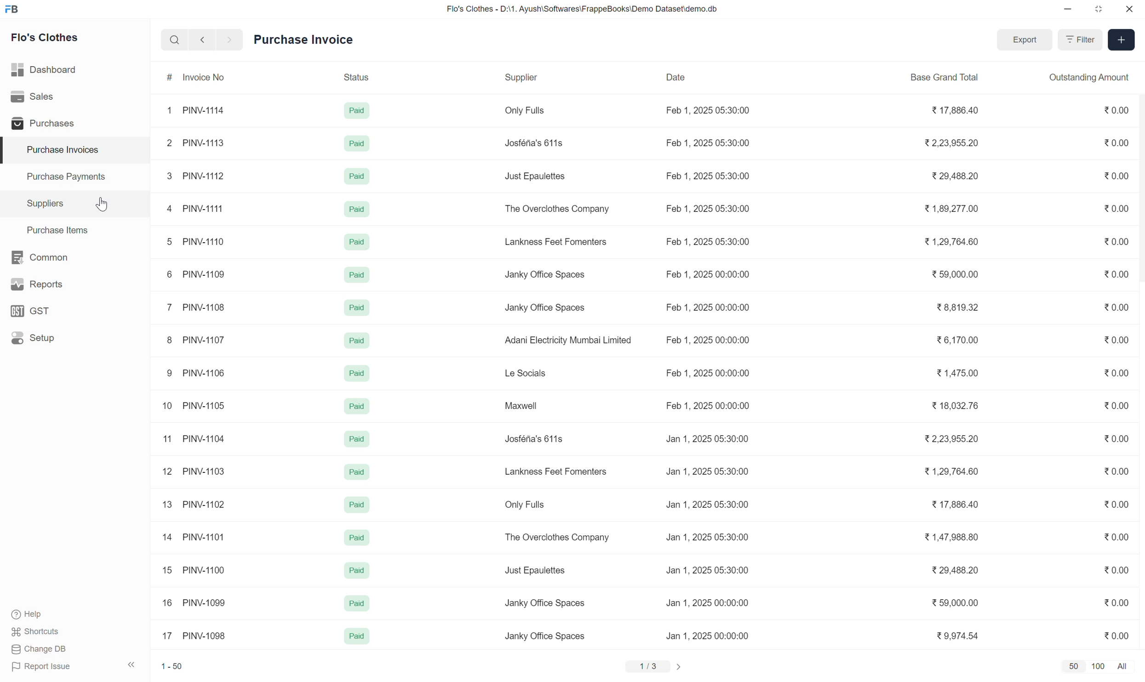  What do you see at coordinates (357, 472) in the screenshot?
I see `Paid` at bounding box center [357, 472].